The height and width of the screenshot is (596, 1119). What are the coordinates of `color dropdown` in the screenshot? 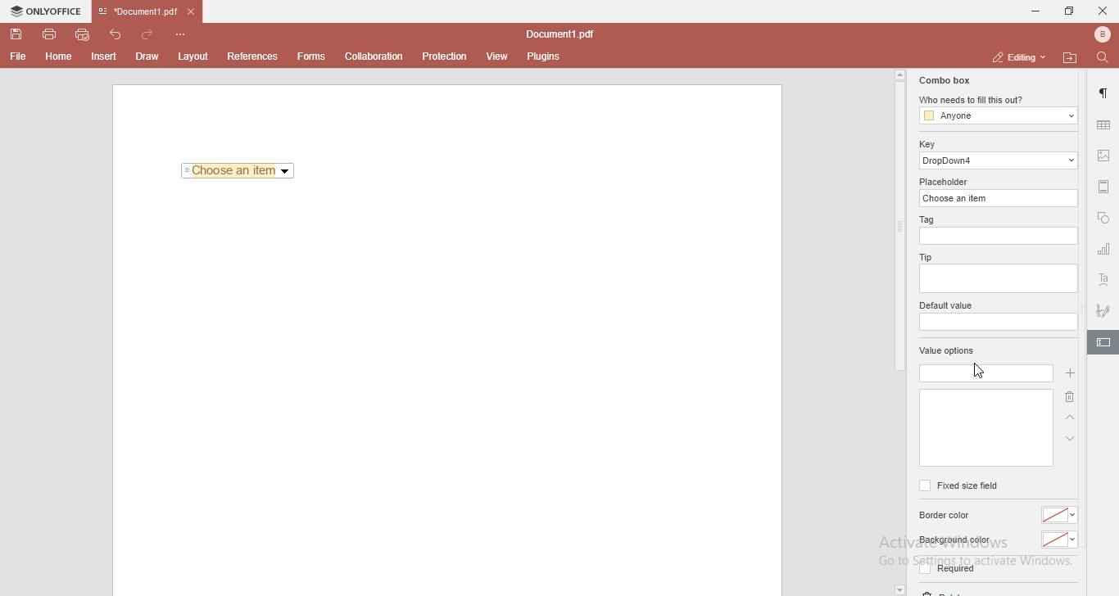 It's located at (1062, 515).